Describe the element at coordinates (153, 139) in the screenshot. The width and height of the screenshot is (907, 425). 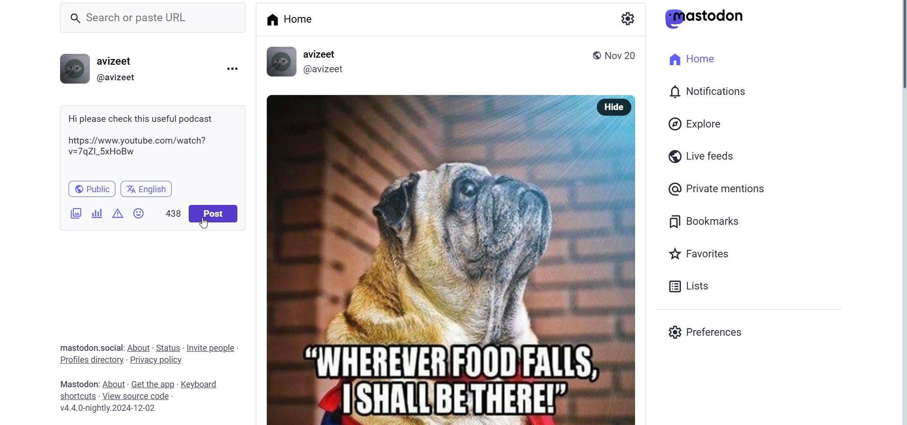
I see `Hi please check this useful podcast
https://www.youtube.com/watch?
v=7qZ|_5xHoBw` at that location.